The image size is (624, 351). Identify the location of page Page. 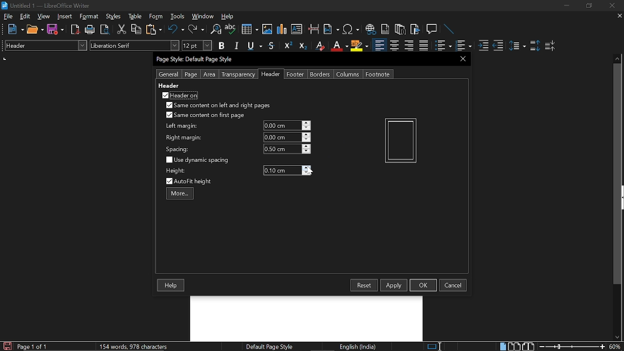
(191, 75).